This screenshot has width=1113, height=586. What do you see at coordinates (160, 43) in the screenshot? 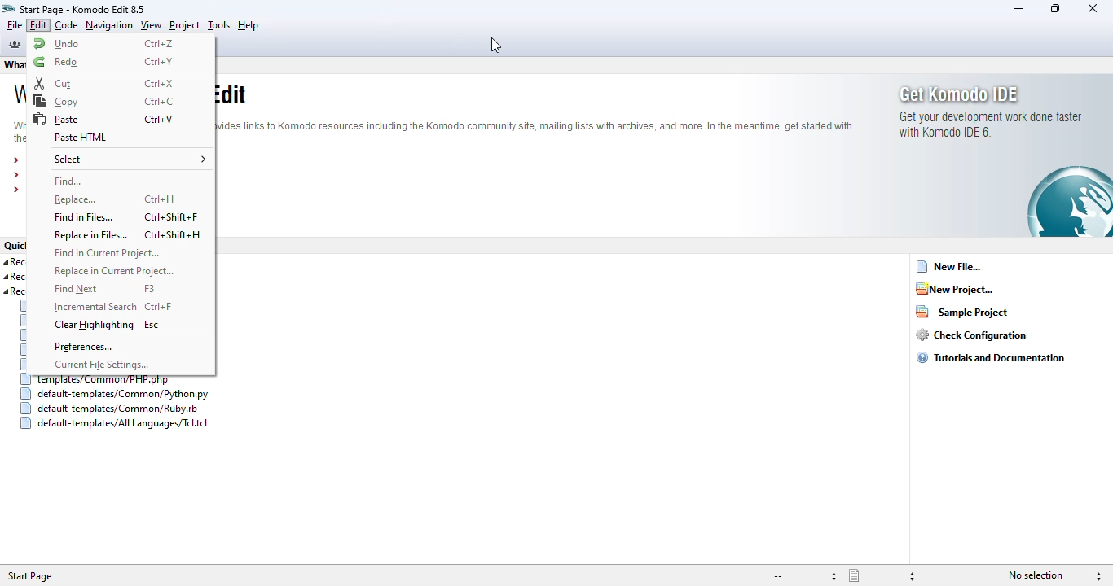
I see `shortcut for undo` at bounding box center [160, 43].